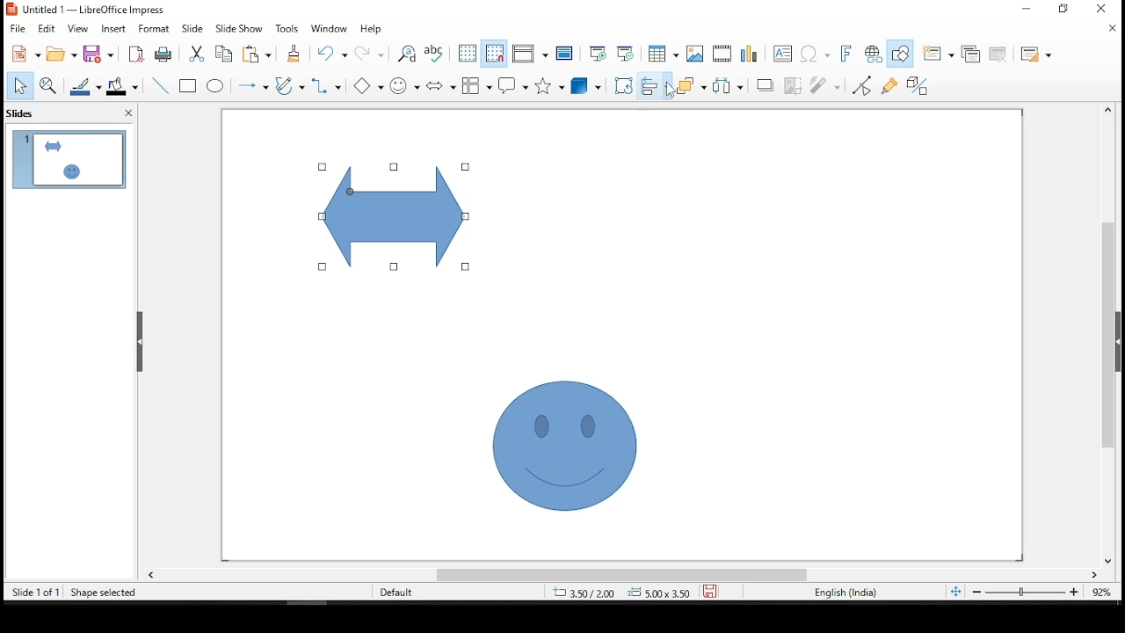  I want to click on export as pdf, so click(135, 55).